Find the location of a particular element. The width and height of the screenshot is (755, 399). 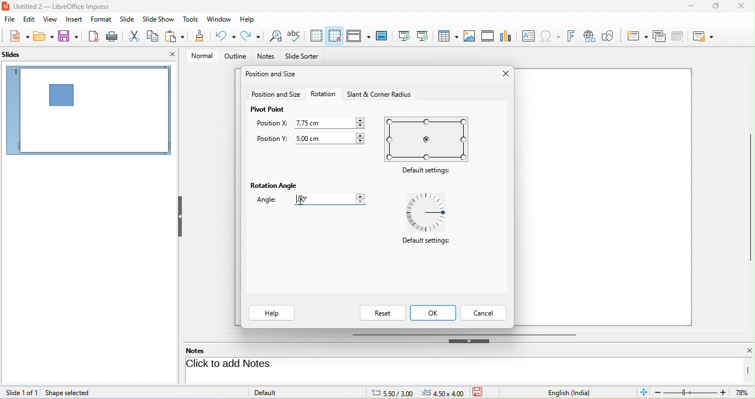

font work text is located at coordinates (573, 35).